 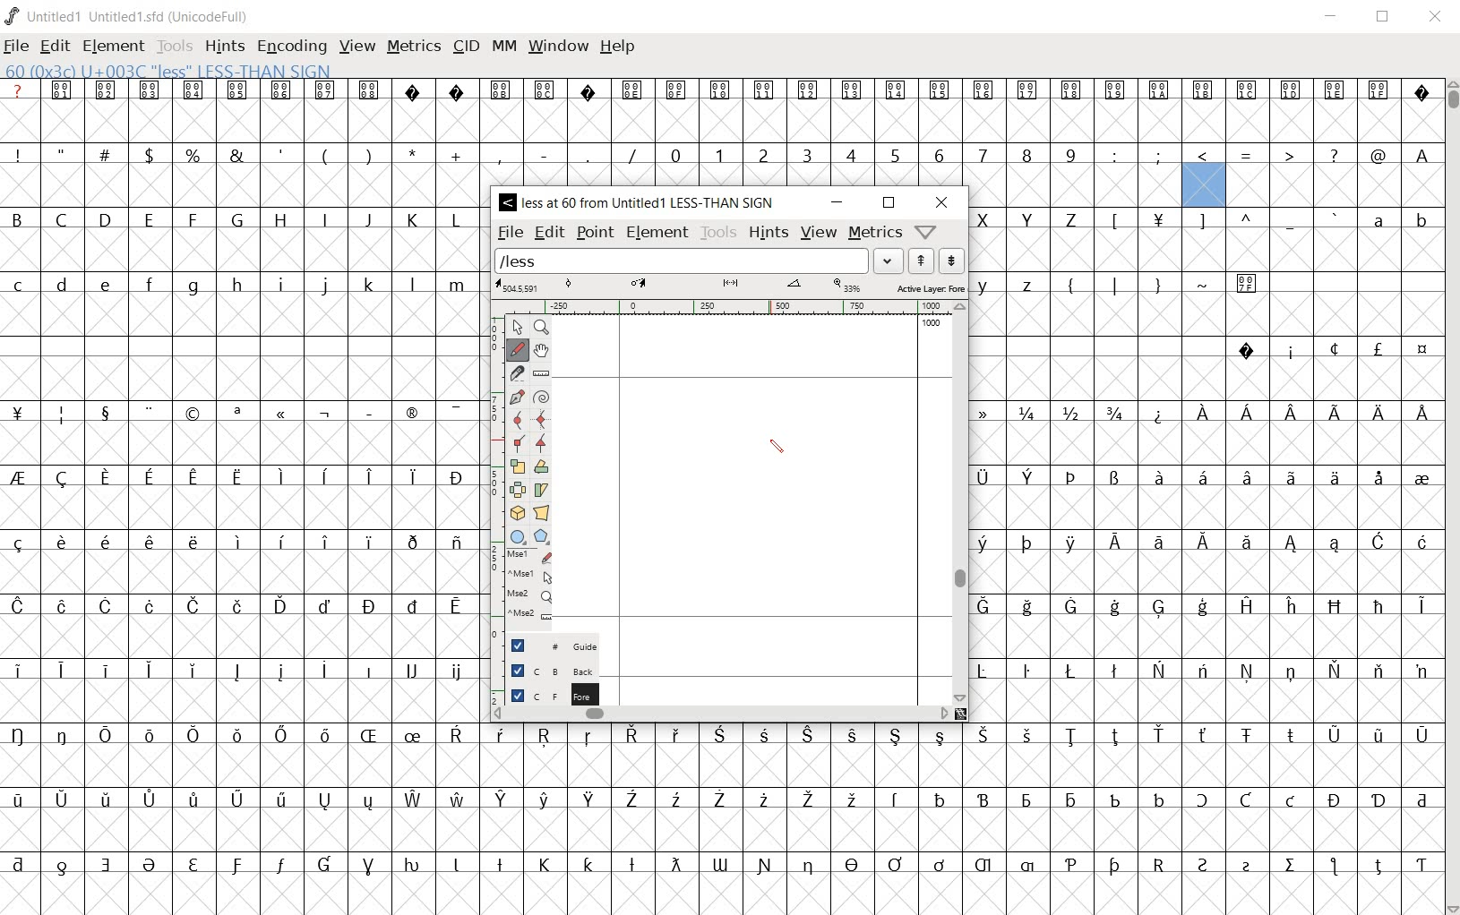 I want to click on empty cells, so click(x=1330, y=185).